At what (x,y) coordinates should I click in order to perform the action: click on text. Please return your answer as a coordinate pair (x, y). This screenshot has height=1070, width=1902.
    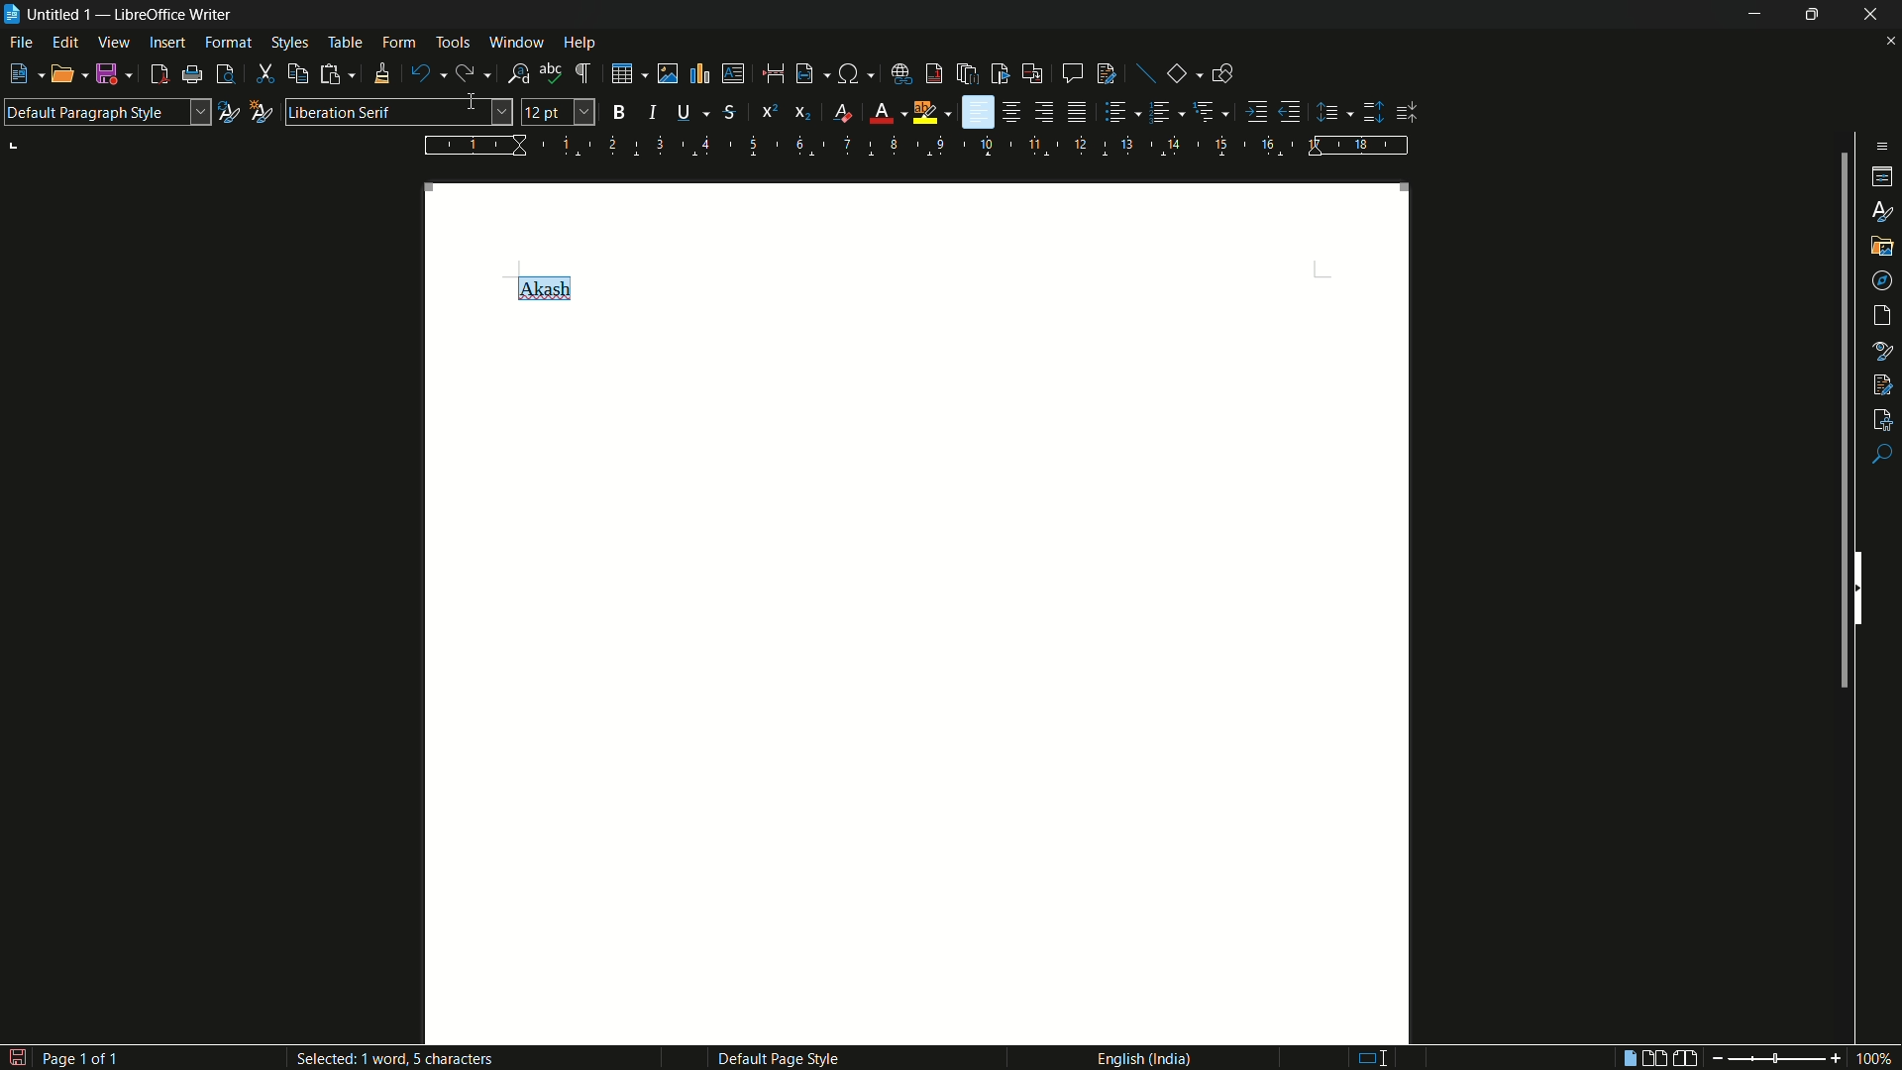
    Looking at the image, I should click on (542, 286).